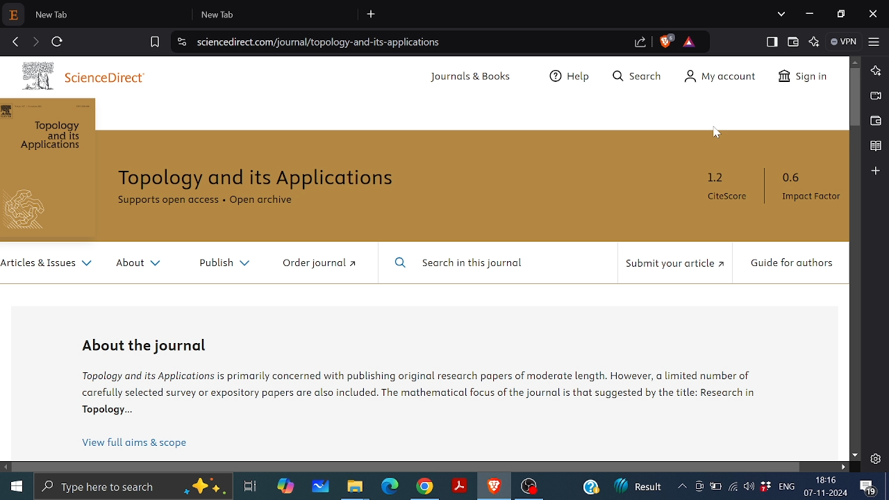 The width and height of the screenshot is (889, 500). Describe the element at coordinates (321, 42) in the screenshot. I see `Web address of the current tab` at that location.